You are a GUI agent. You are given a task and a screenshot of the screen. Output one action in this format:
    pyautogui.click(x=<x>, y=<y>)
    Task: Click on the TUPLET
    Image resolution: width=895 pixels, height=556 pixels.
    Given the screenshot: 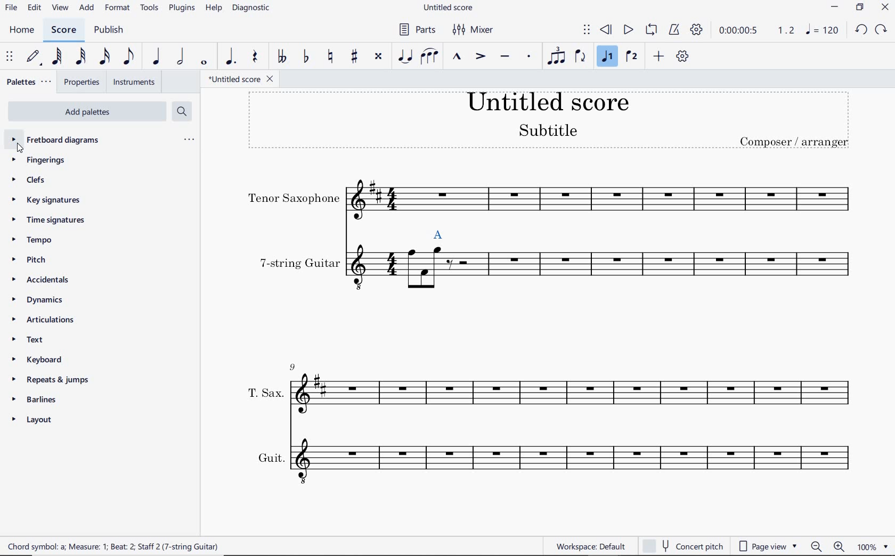 What is the action you would take?
    pyautogui.click(x=557, y=57)
    